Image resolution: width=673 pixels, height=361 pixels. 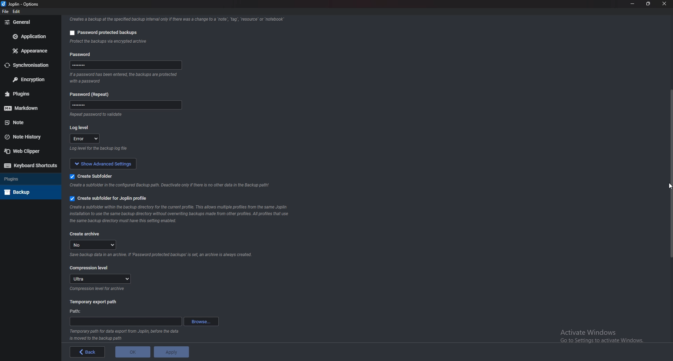 What do you see at coordinates (98, 289) in the screenshot?
I see `Info` at bounding box center [98, 289].